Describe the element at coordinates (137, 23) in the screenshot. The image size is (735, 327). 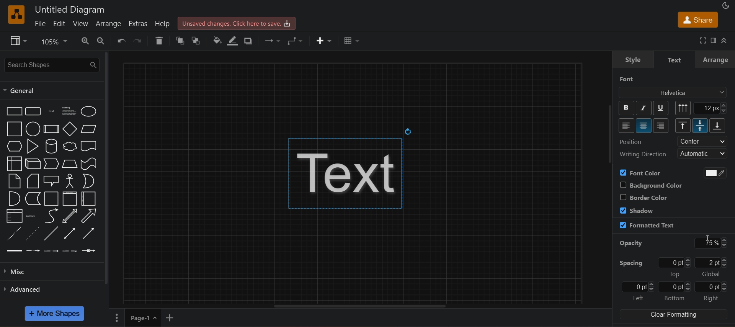
I see `extras` at that location.